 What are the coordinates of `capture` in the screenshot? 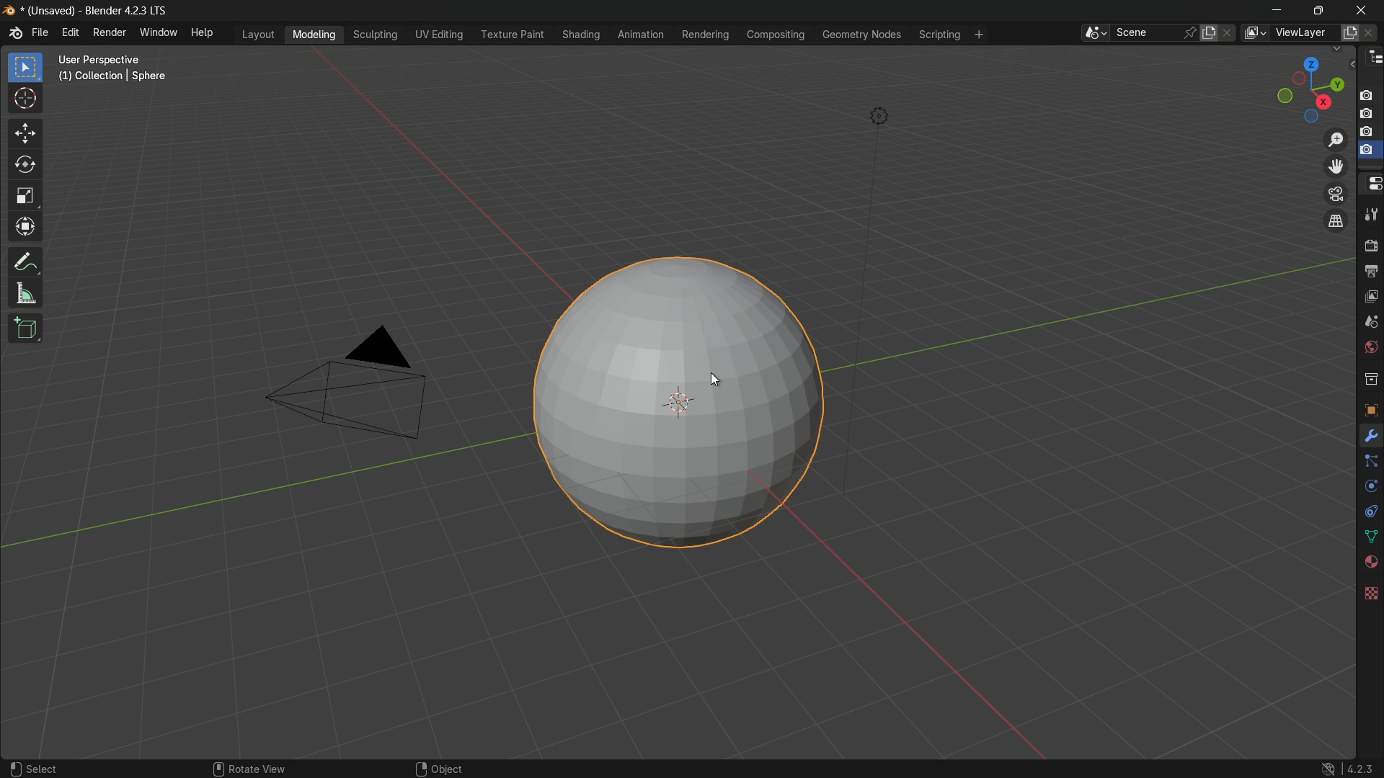 It's located at (1367, 90).